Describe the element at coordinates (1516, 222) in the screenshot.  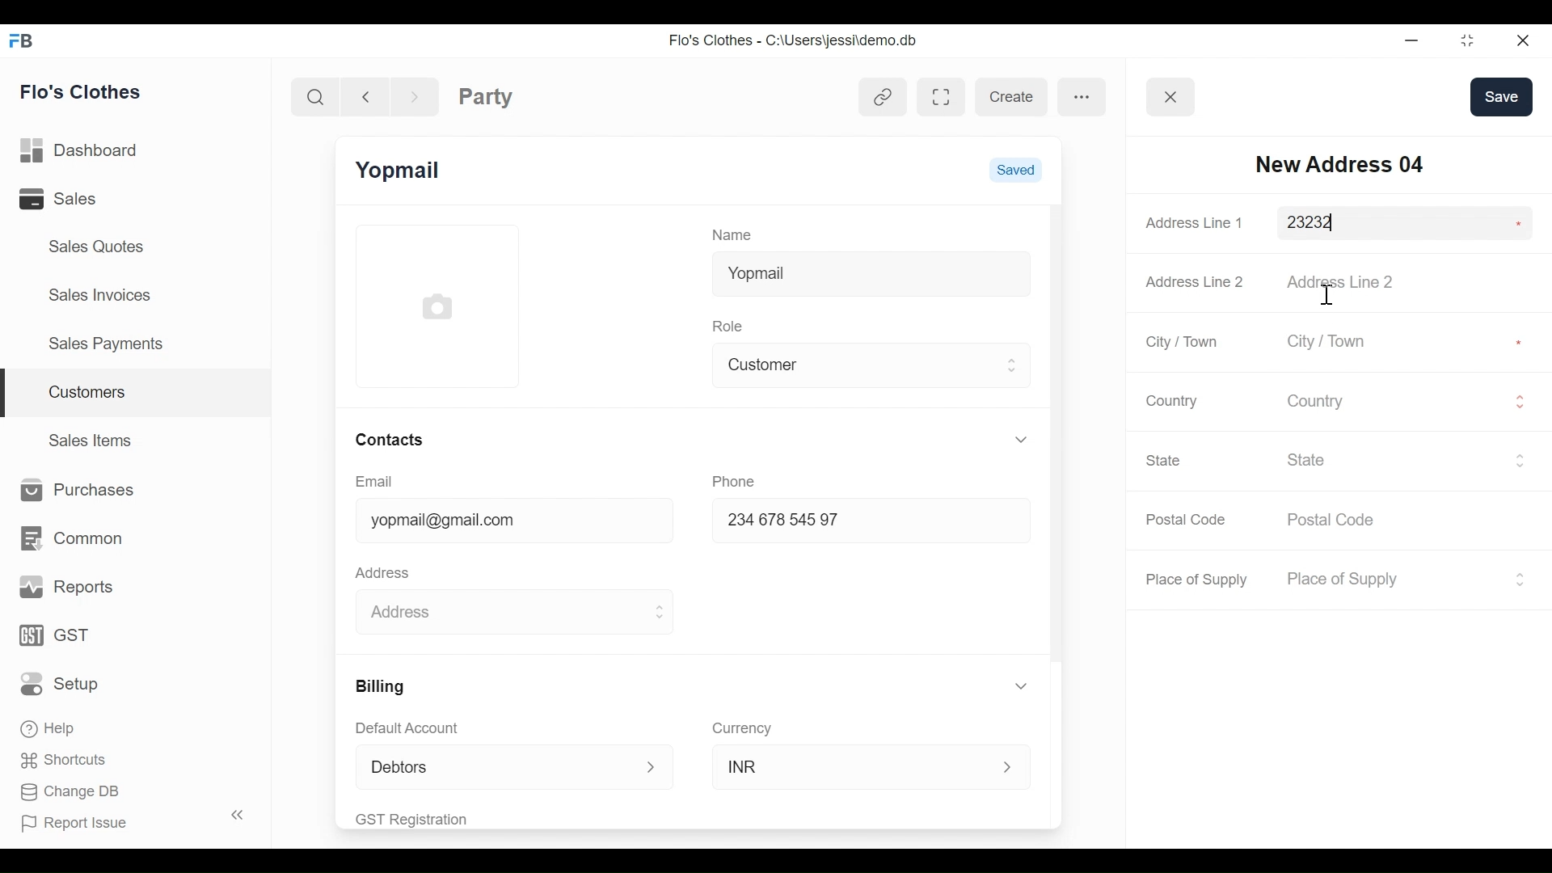
I see `Asterisk` at that location.